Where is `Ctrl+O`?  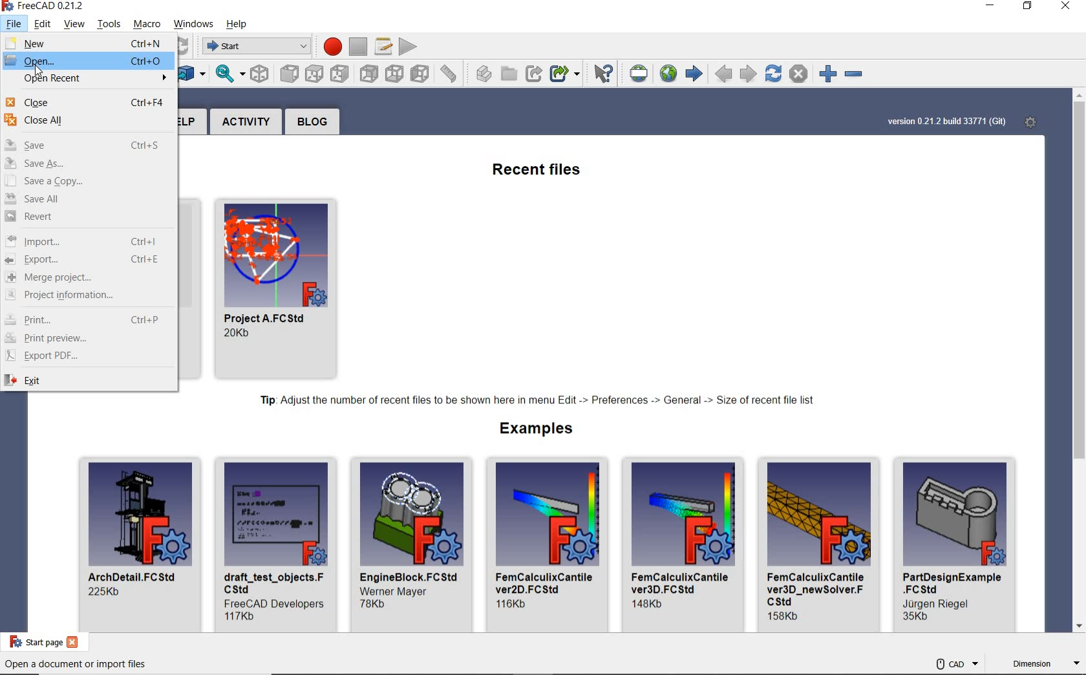
Ctrl+O is located at coordinates (145, 61).